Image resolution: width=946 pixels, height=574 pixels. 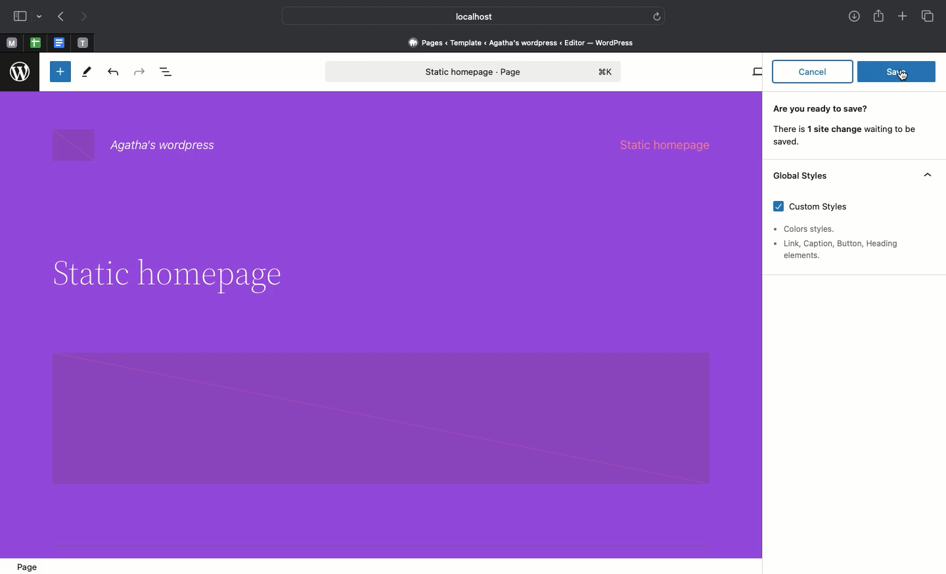 I want to click on Local host, so click(x=464, y=16).